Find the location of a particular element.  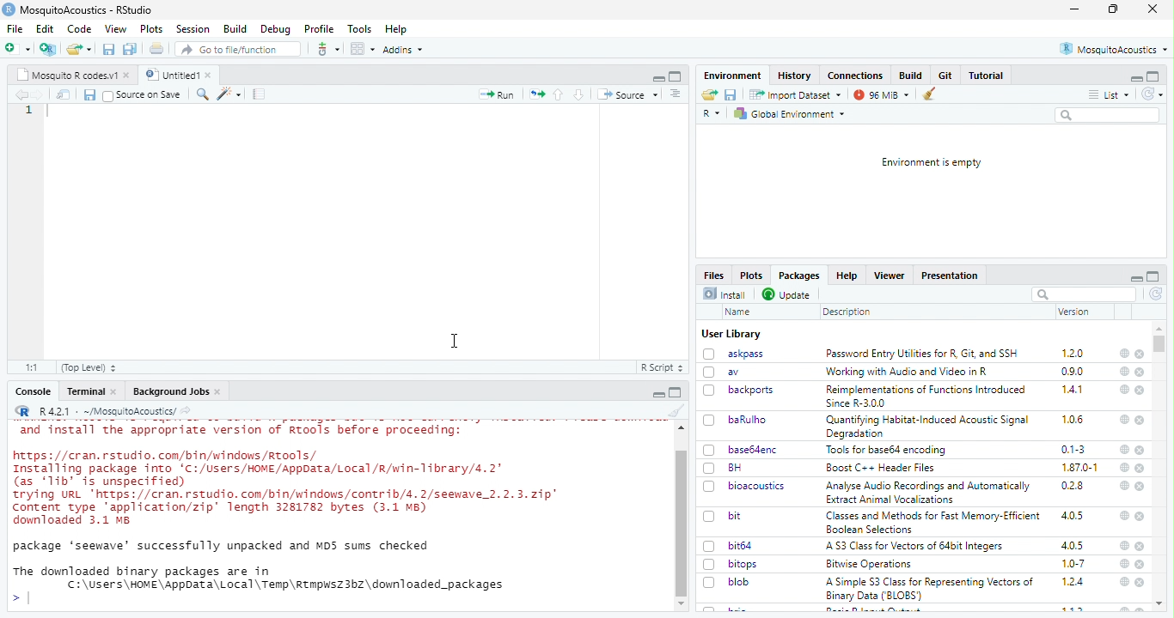

Environment is located at coordinates (734, 76).